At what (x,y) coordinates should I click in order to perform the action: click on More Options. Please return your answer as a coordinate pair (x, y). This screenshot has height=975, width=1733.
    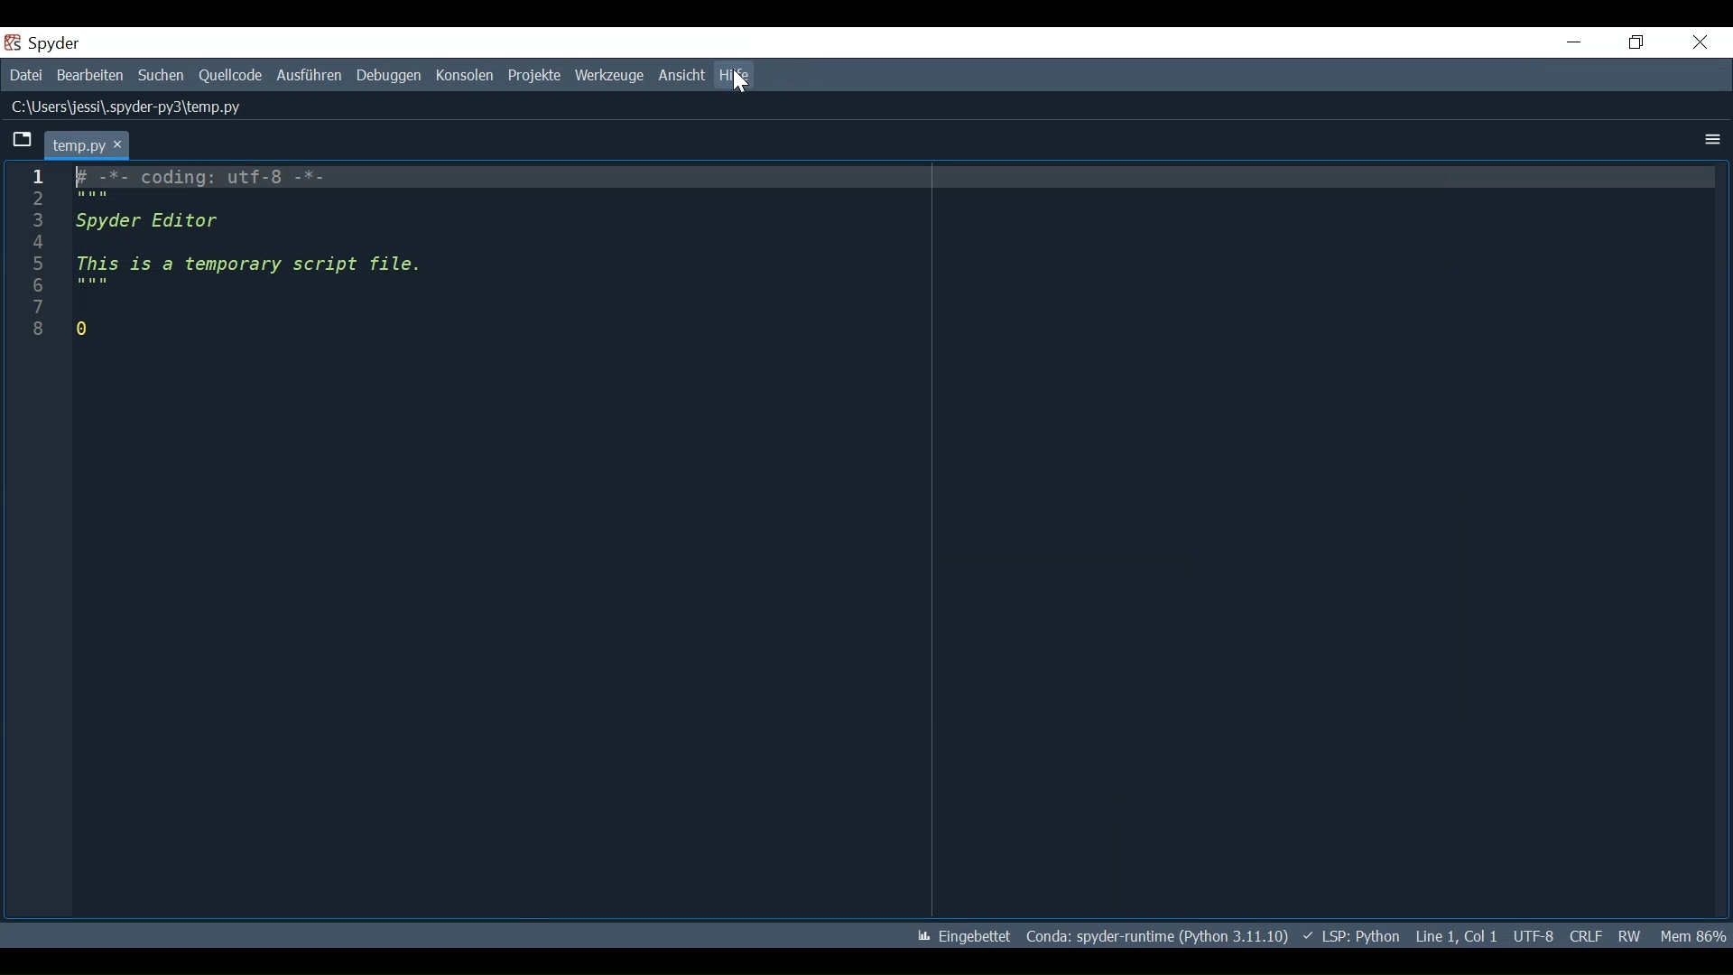
    Looking at the image, I should click on (1710, 140).